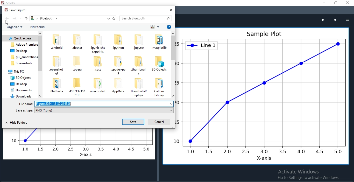  I want to click on breadcrumb, so click(73, 18).